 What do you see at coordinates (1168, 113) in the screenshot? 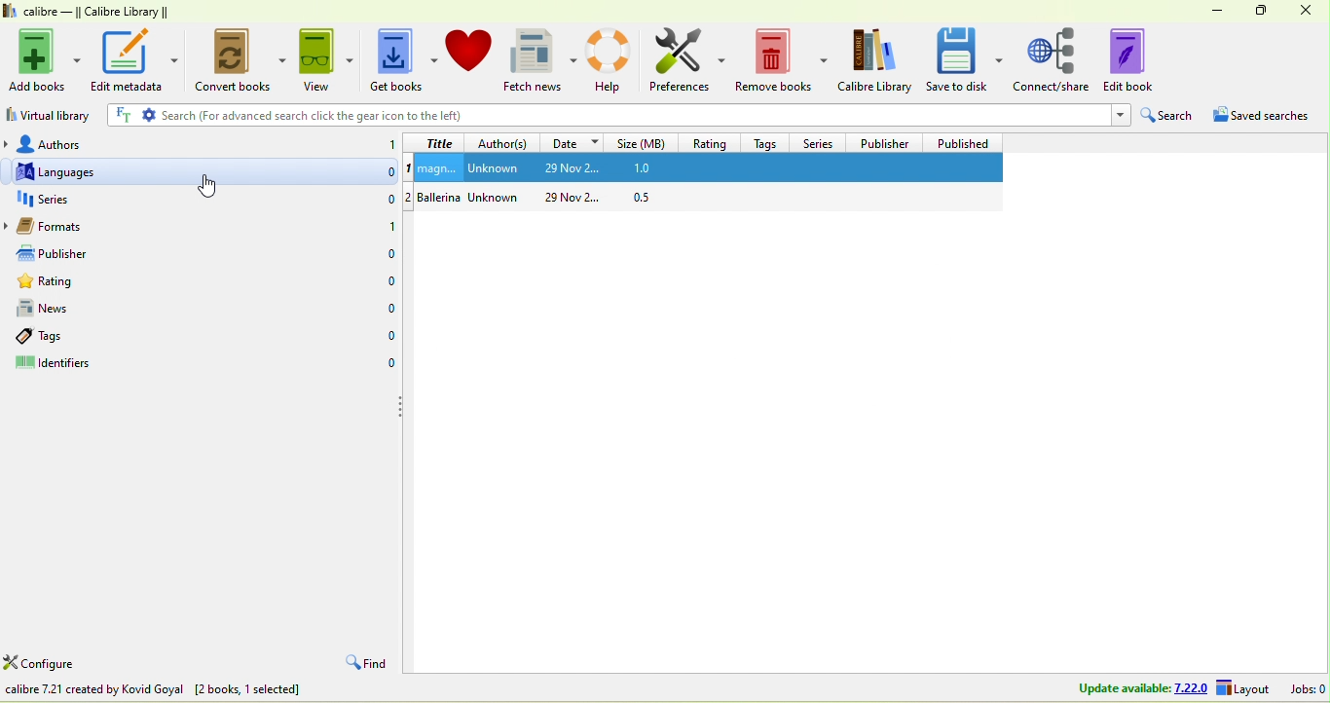
I see `search` at bounding box center [1168, 113].